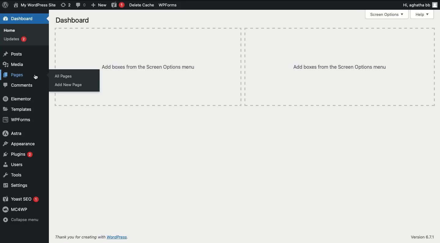  What do you see at coordinates (6, 5) in the screenshot?
I see `Logo` at bounding box center [6, 5].